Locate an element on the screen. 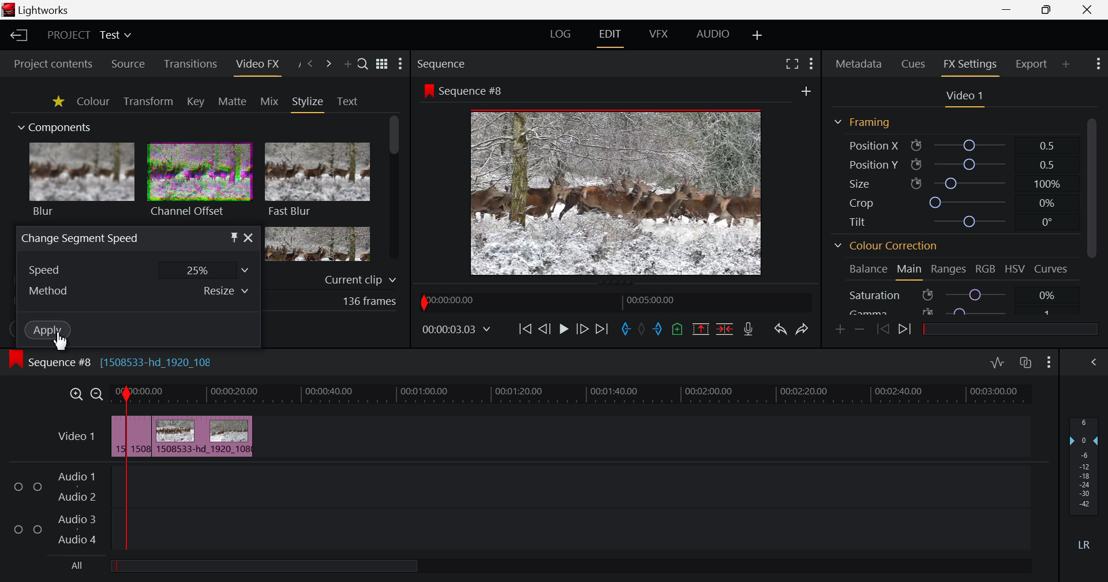 This screenshot has width=1108, height=582. Colour is located at coordinates (93, 101).